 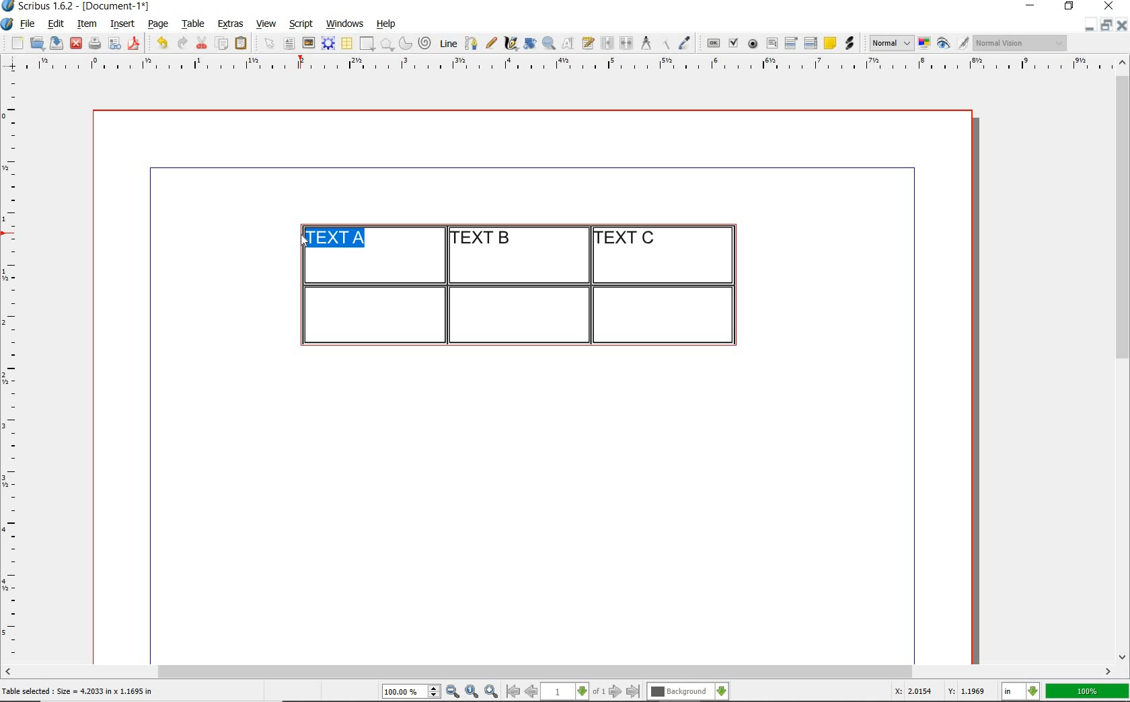 What do you see at coordinates (684, 44) in the screenshot?
I see `eye dropper` at bounding box center [684, 44].